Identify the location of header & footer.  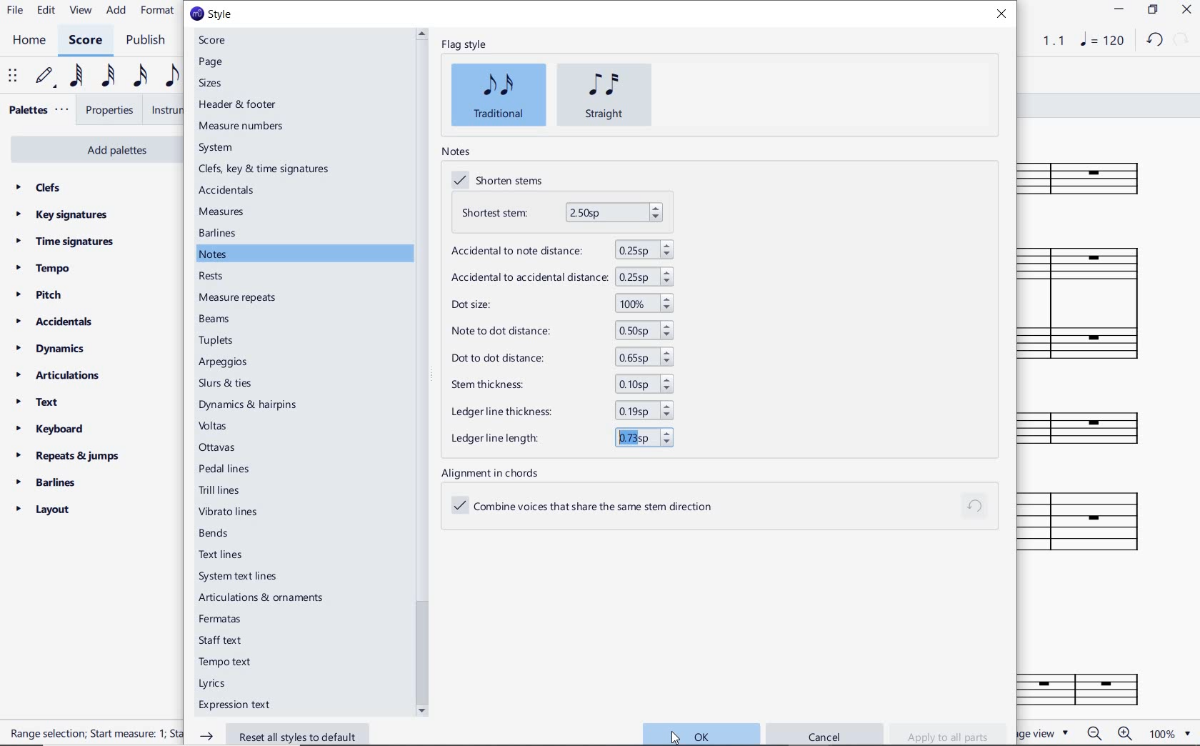
(241, 104).